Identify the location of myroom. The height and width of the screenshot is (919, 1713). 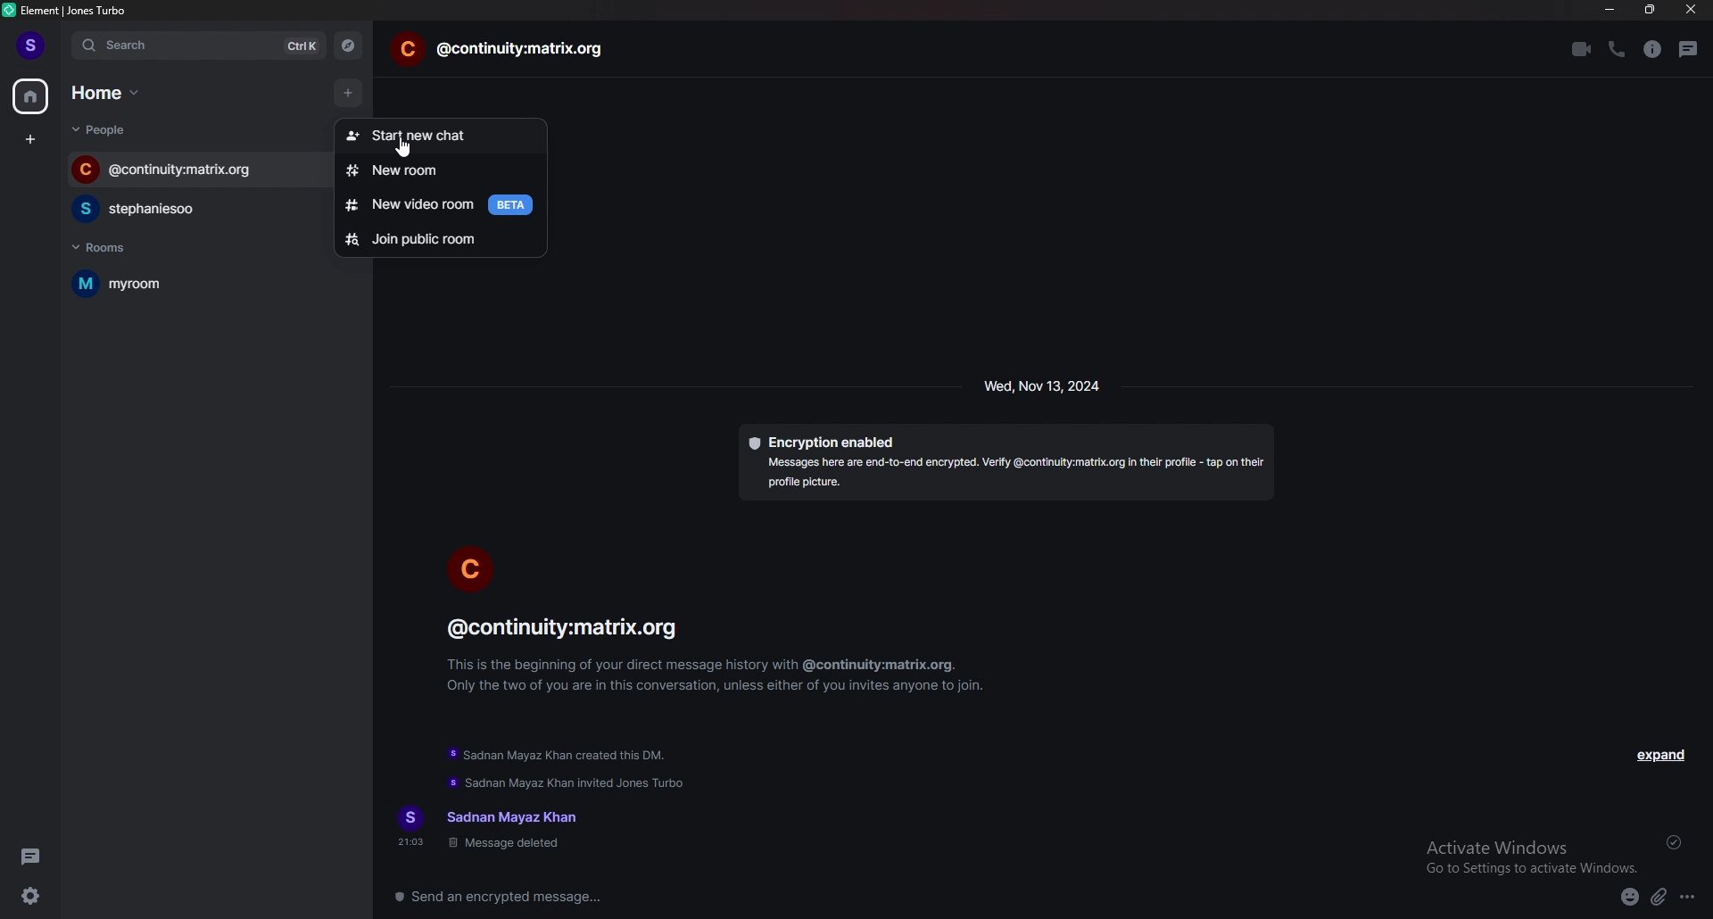
(173, 284).